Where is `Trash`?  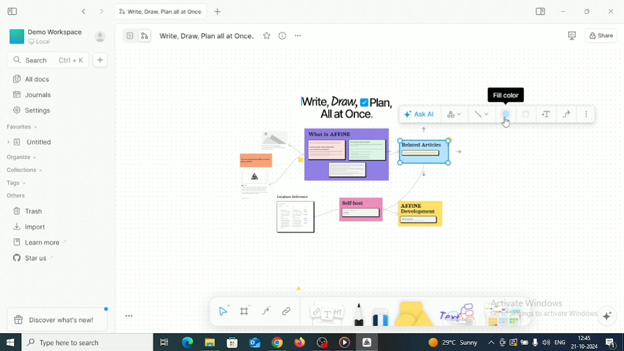 Trash is located at coordinates (29, 212).